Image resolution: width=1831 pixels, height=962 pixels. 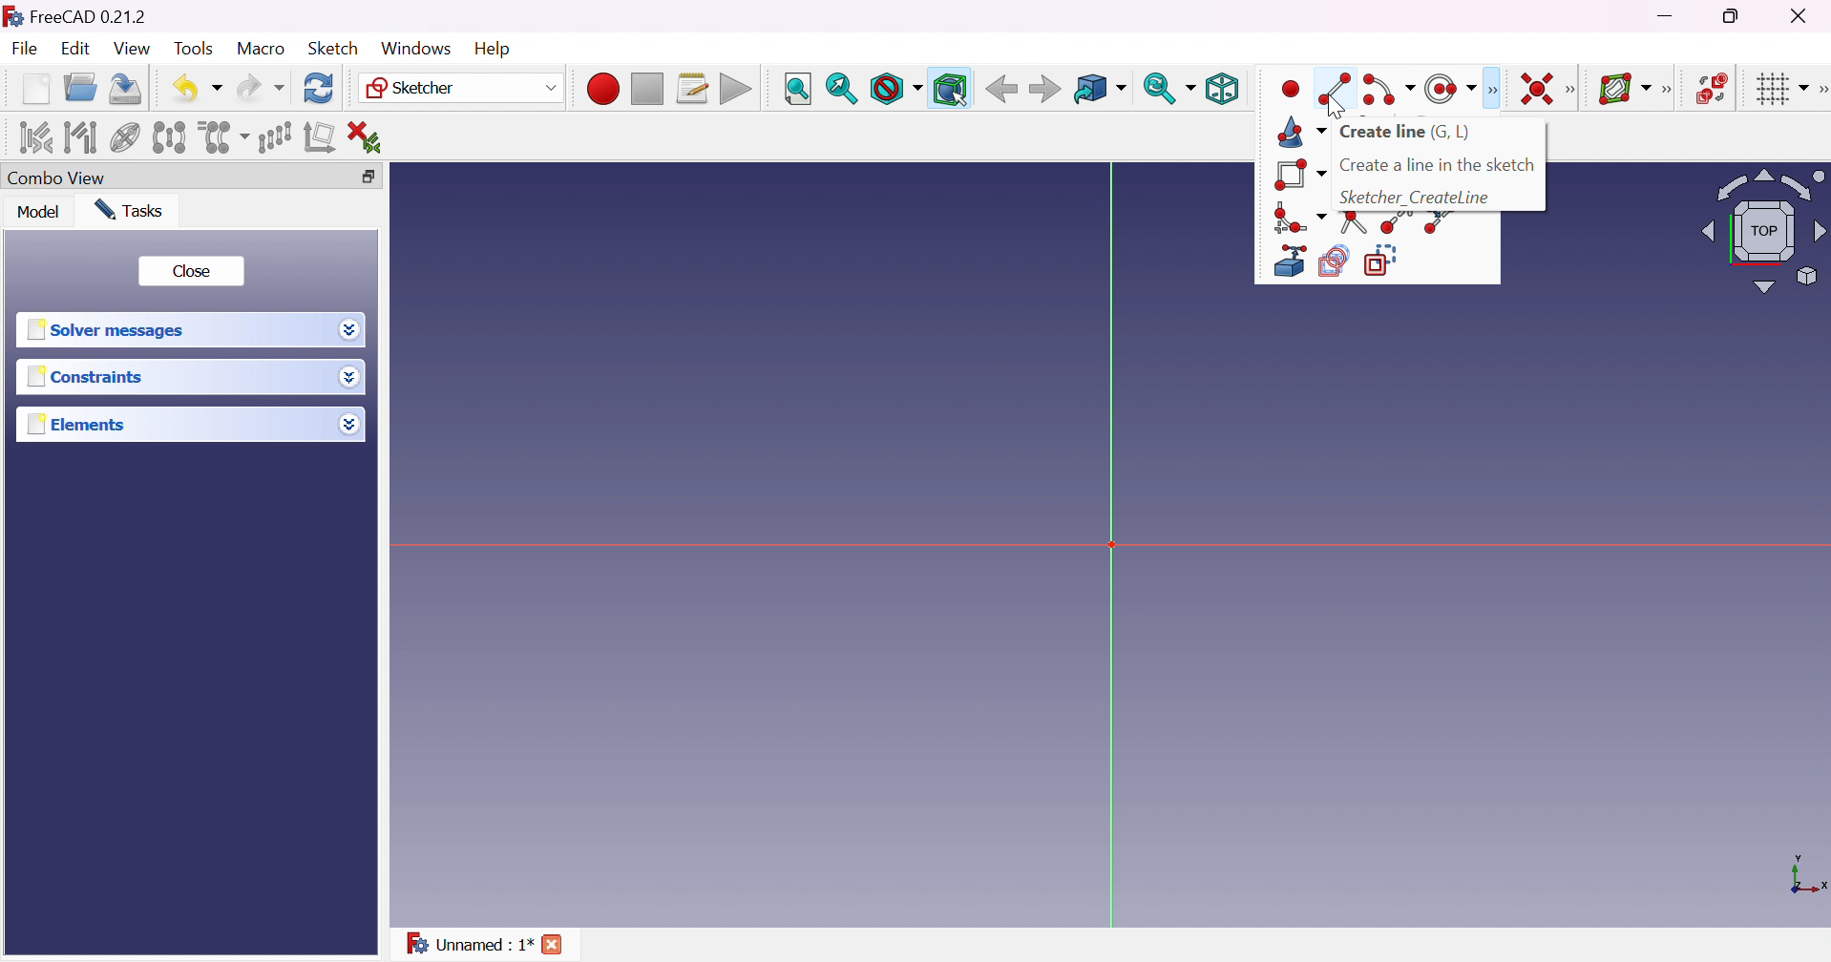 I want to click on See More Tools, so click(x=1491, y=88).